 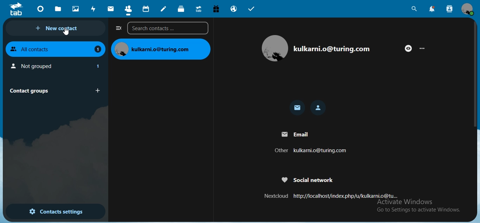 I want to click on search, so click(x=415, y=9).